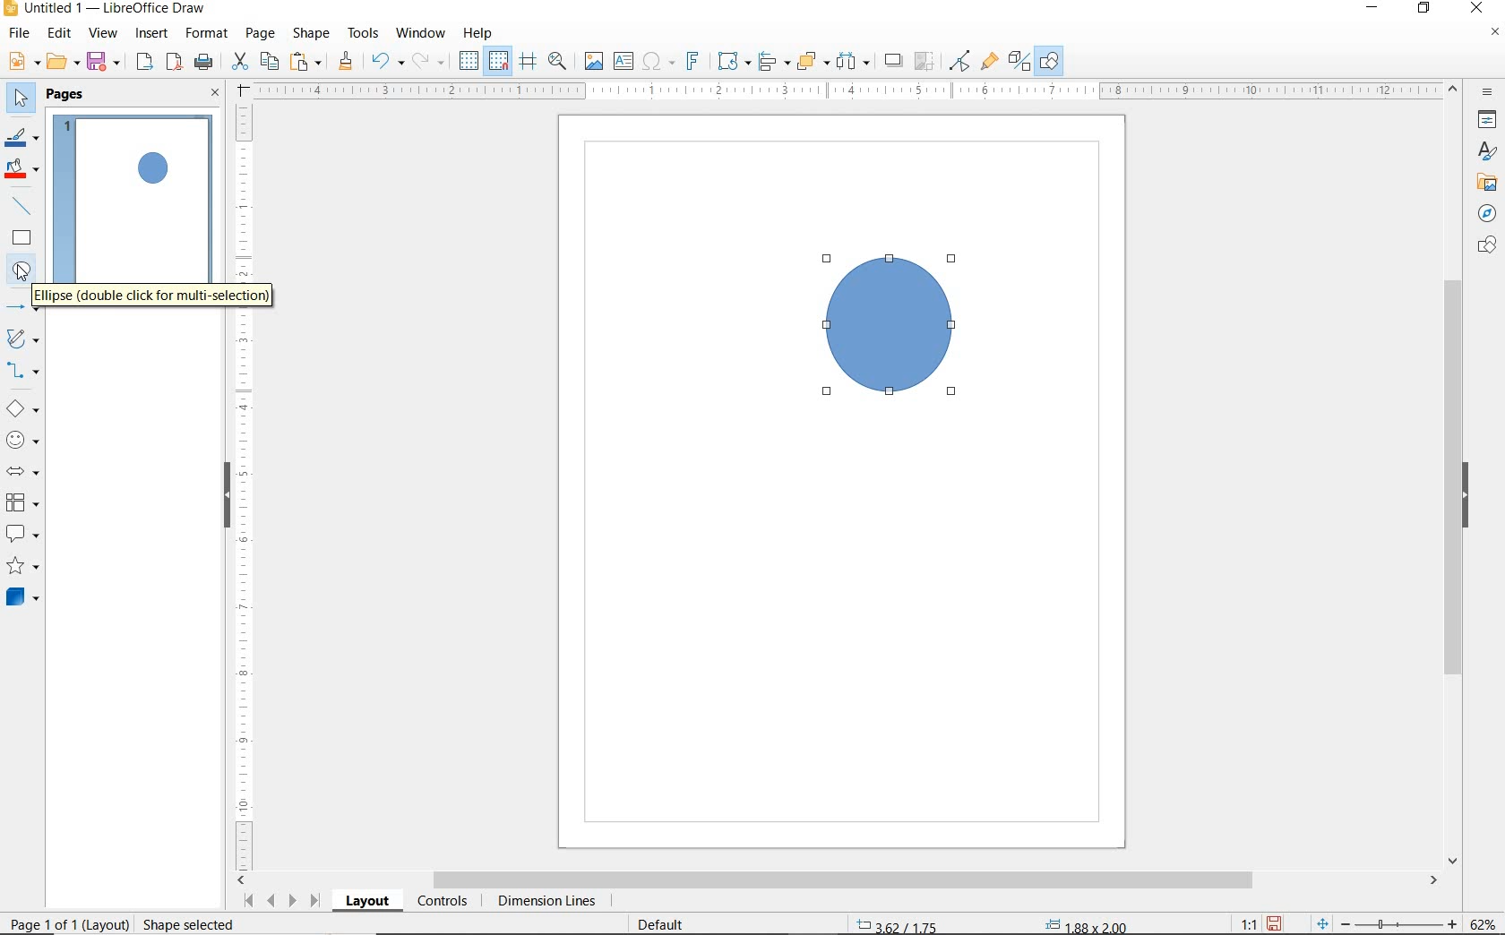 This screenshot has width=1505, height=935. I want to click on ZOOM & PAN, so click(557, 60).